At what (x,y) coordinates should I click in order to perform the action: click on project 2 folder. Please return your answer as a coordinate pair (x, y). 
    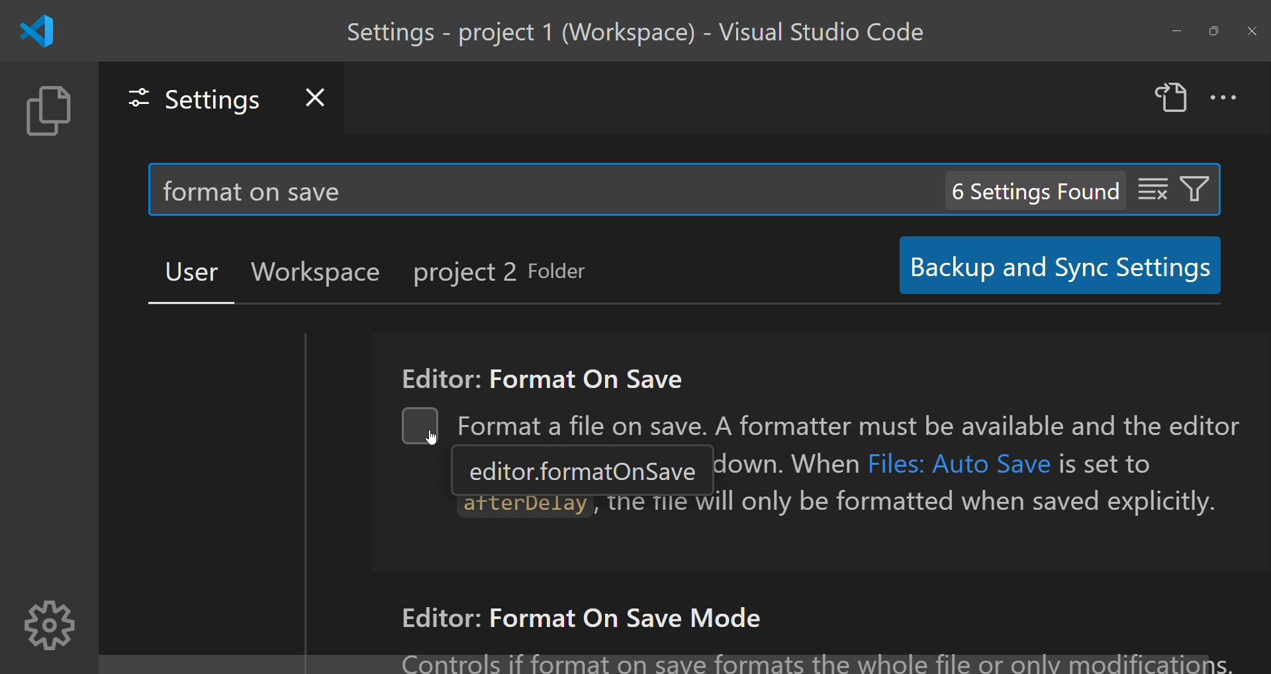
    Looking at the image, I should click on (512, 274).